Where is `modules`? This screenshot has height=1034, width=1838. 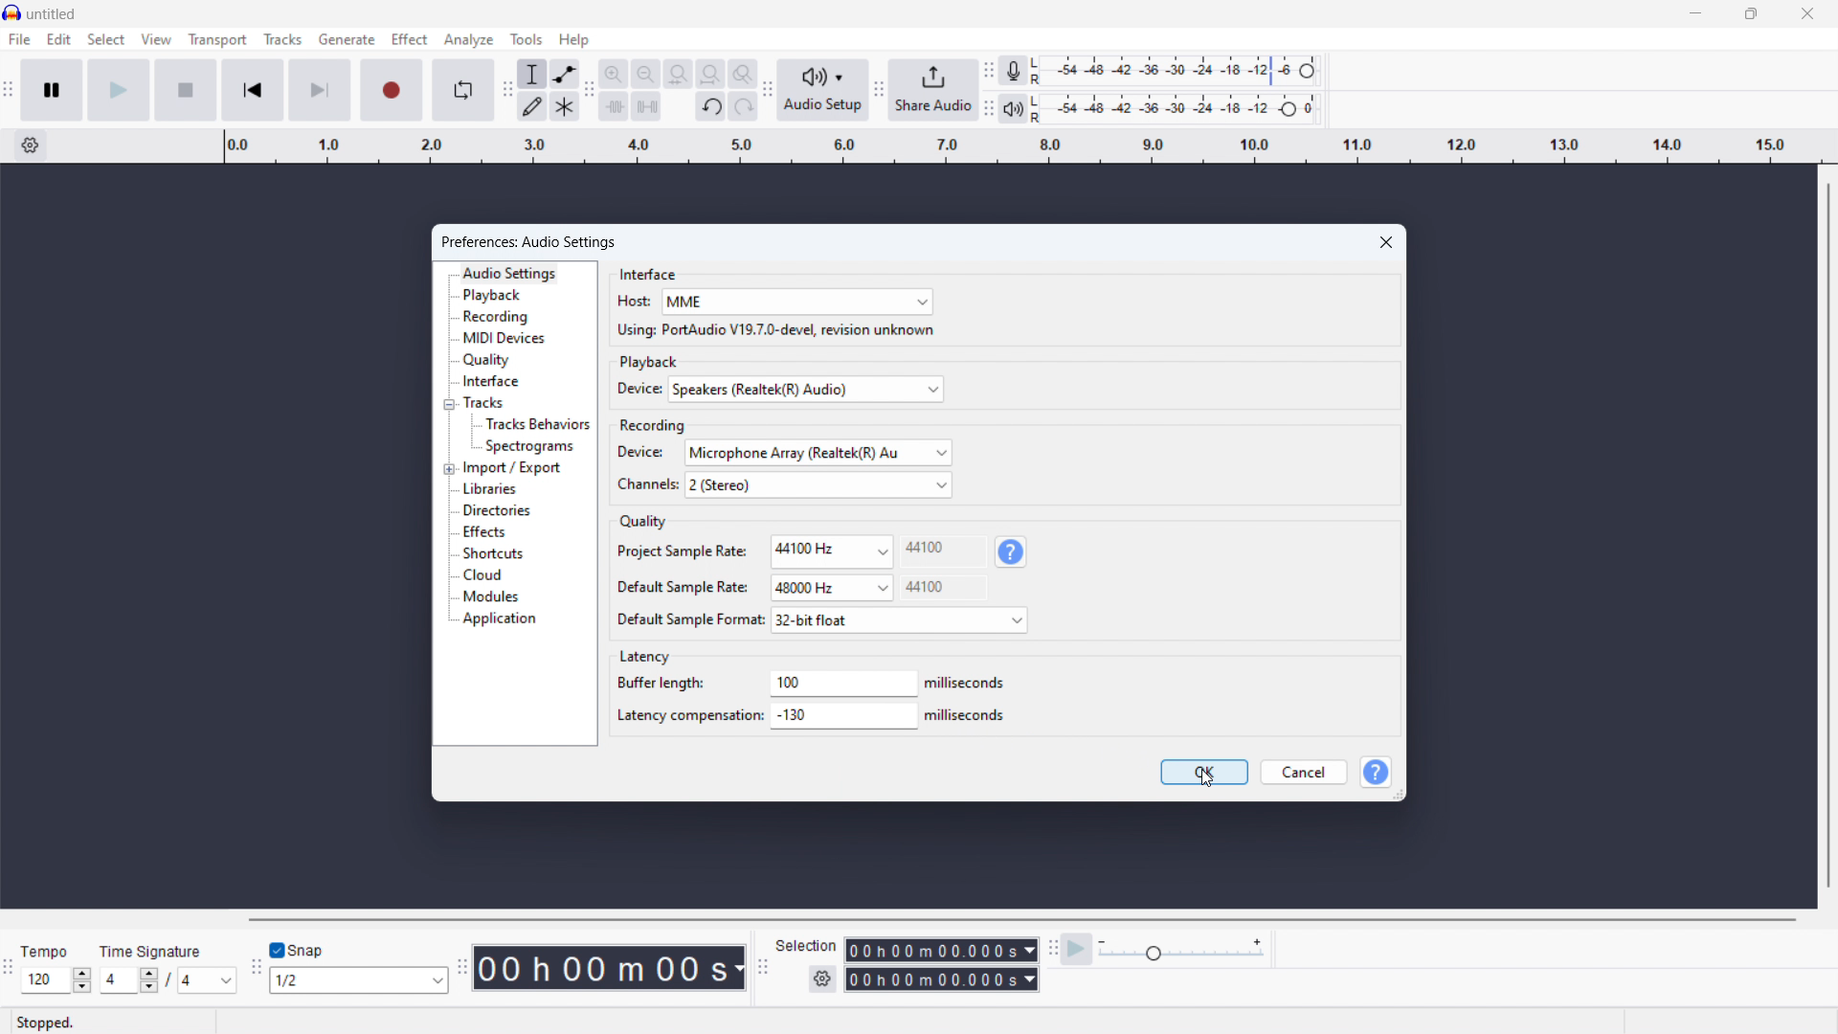
modules is located at coordinates (491, 597).